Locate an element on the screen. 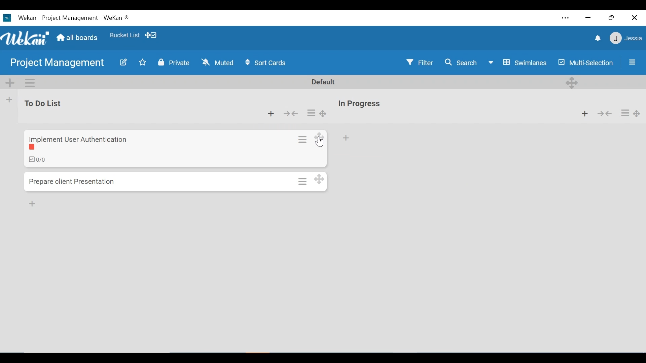 The width and height of the screenshot is (646, 363). Desktop drag handles is located at coordinates (319, 179).